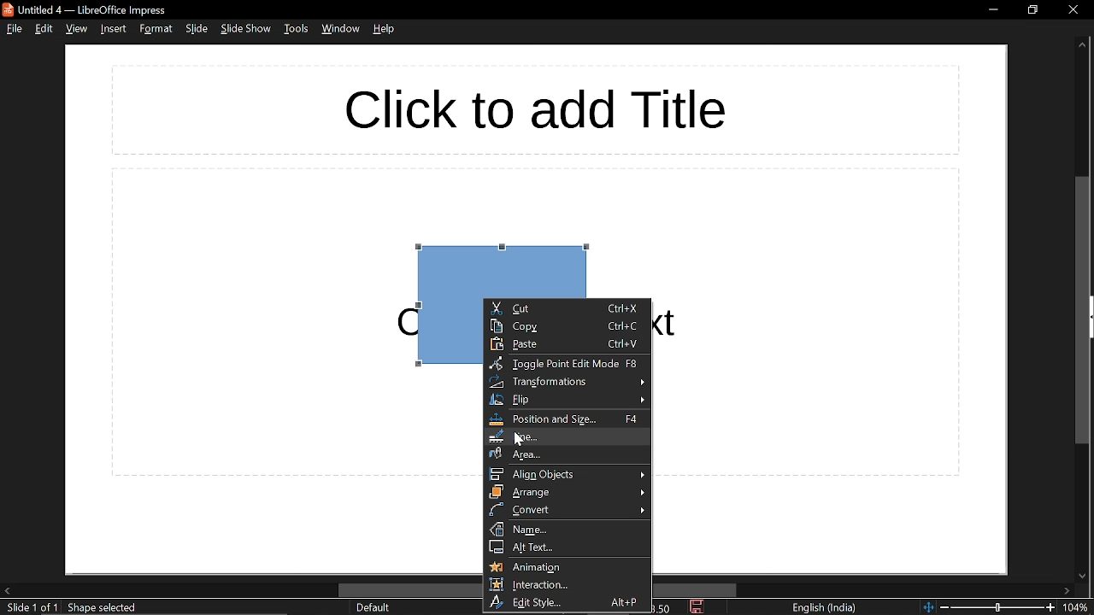 This screenshot has height=615, width=1094. What do you see at coordinates (297, 30) in the screenshot?
I see `tools` at bounding box center [297, 30].